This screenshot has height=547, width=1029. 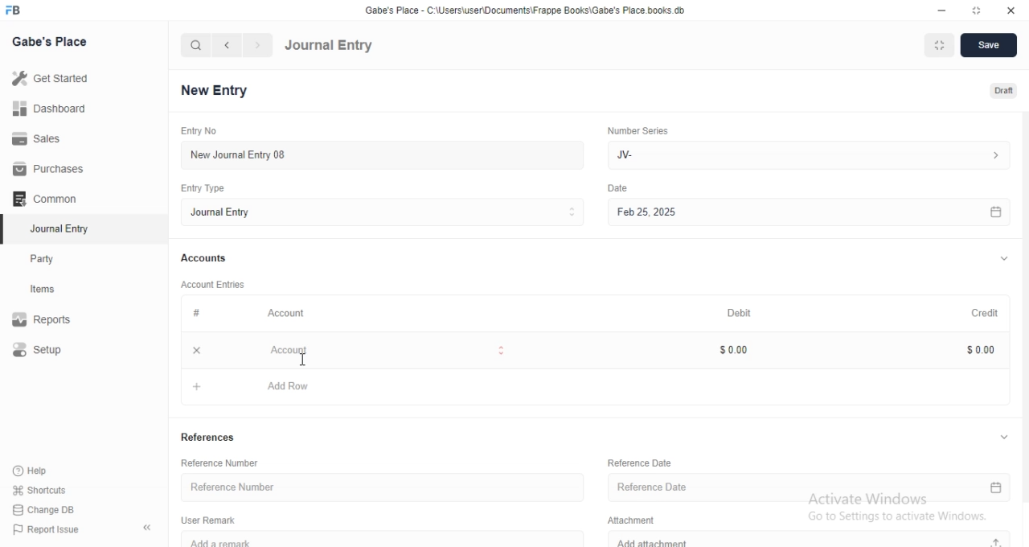 I want to click on #, so click(x=195, y=314).